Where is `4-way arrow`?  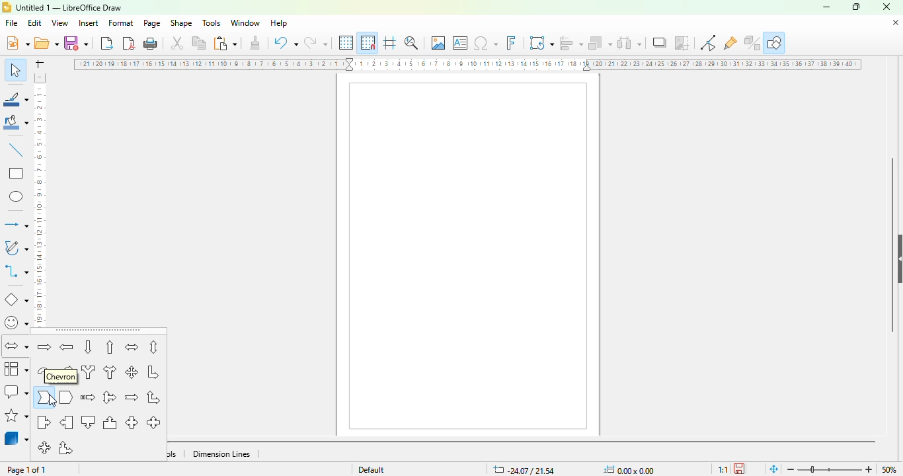 4-way arrow is located at coordinates (132, 372).